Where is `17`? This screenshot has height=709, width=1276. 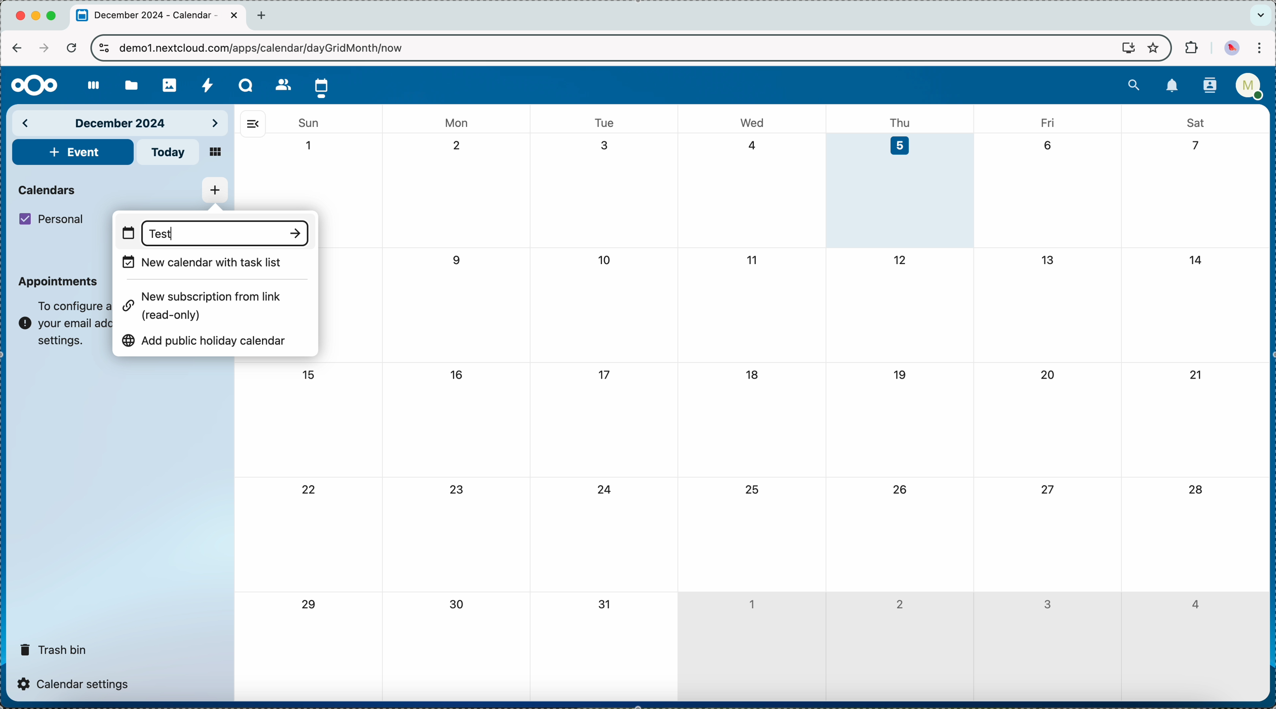 17 is located at coordinates (606, 375).